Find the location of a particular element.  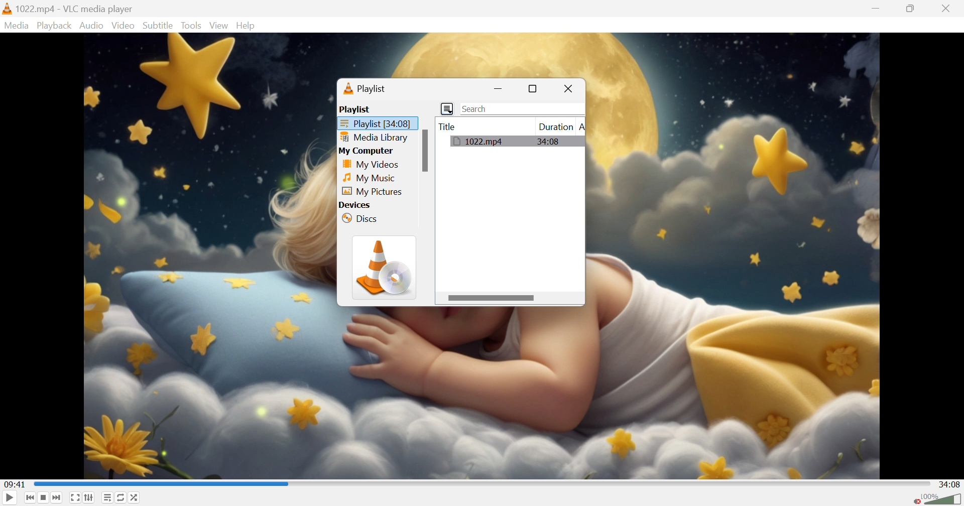

Tools is located at coordinates (192, 26).